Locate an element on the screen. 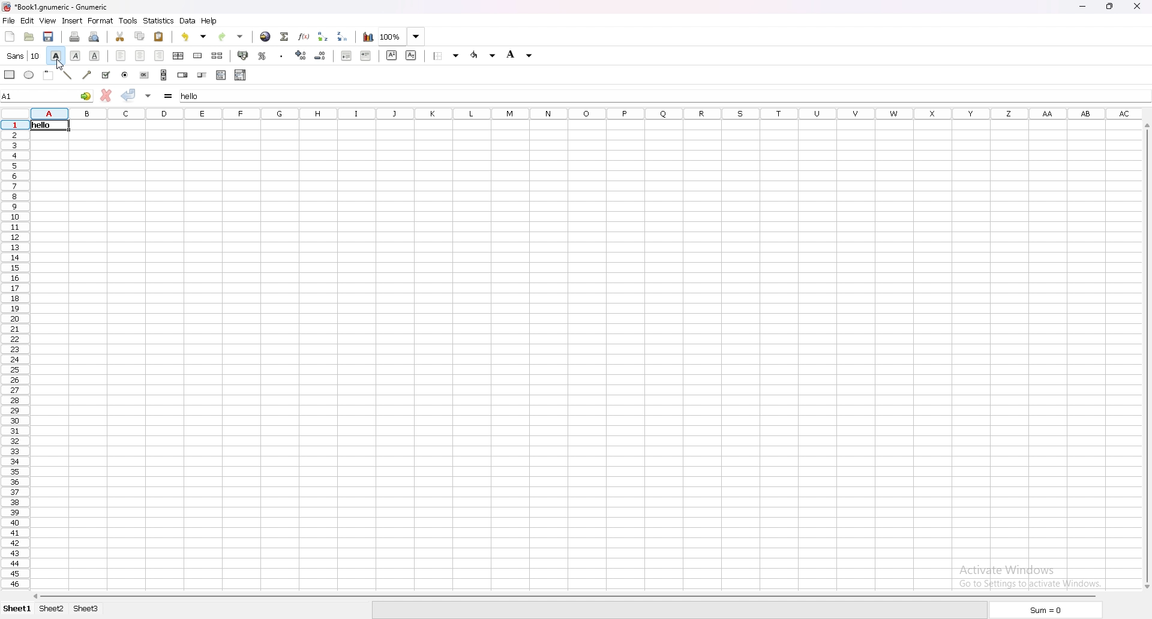 The image size is (1152, 619). sum=0 is located at coordinates (1047, 609).